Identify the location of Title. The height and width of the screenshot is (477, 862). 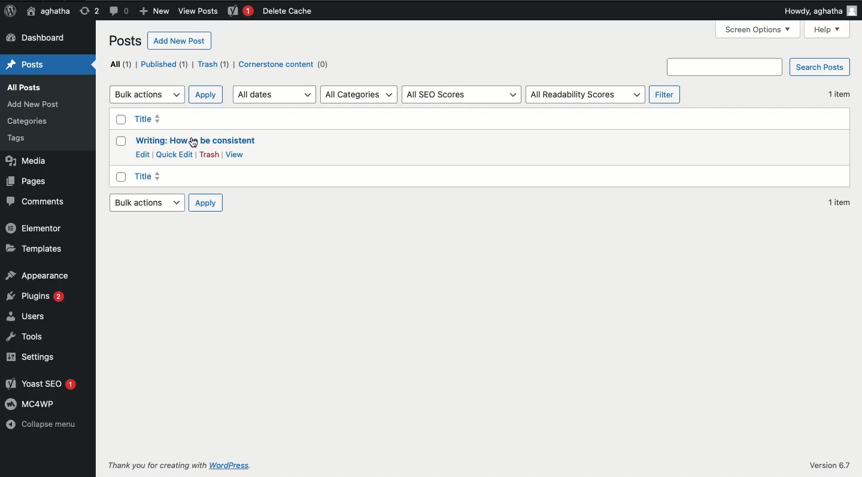
(148, 118).